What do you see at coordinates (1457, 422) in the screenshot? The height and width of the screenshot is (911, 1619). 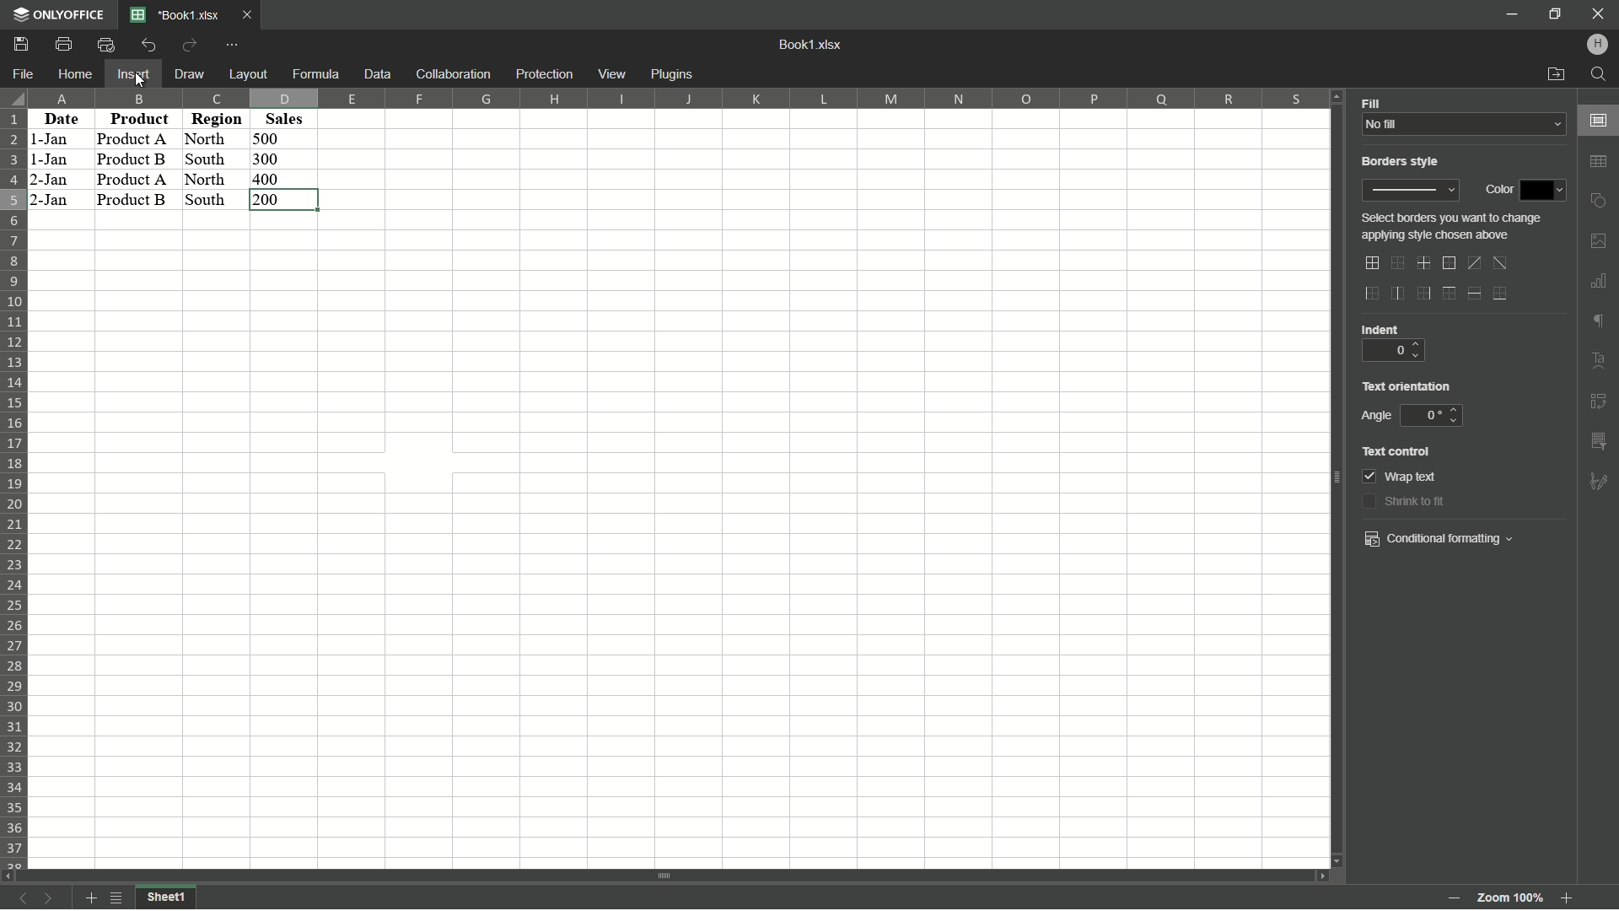 I see `down` at bounding box center [1457, 422].